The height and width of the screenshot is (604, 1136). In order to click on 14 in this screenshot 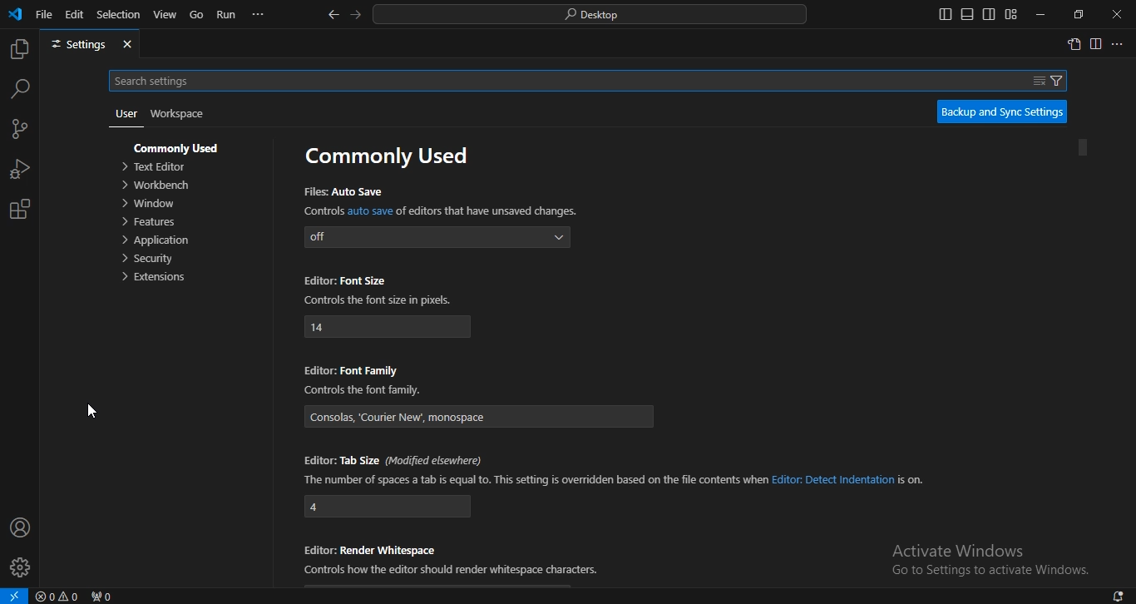, I will do `click(389, 327)`.